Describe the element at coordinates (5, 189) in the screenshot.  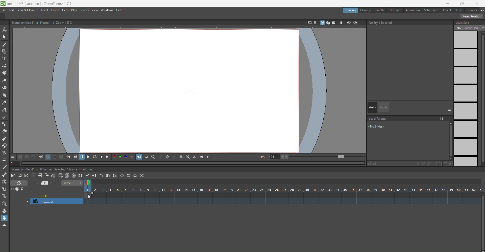
I see `hook tool` at that location.